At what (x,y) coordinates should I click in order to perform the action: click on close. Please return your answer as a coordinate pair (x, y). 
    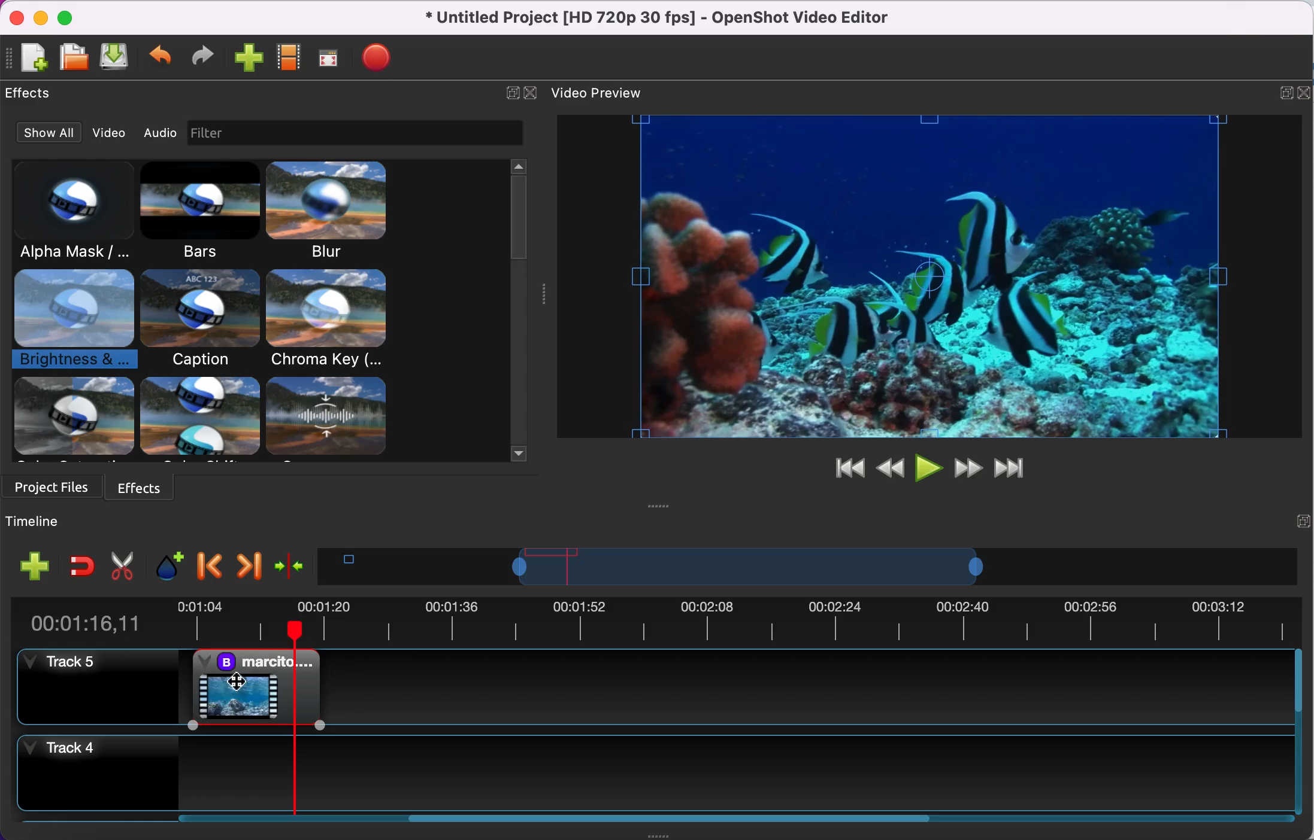
    Looking at the image, I should click on (531, 92).